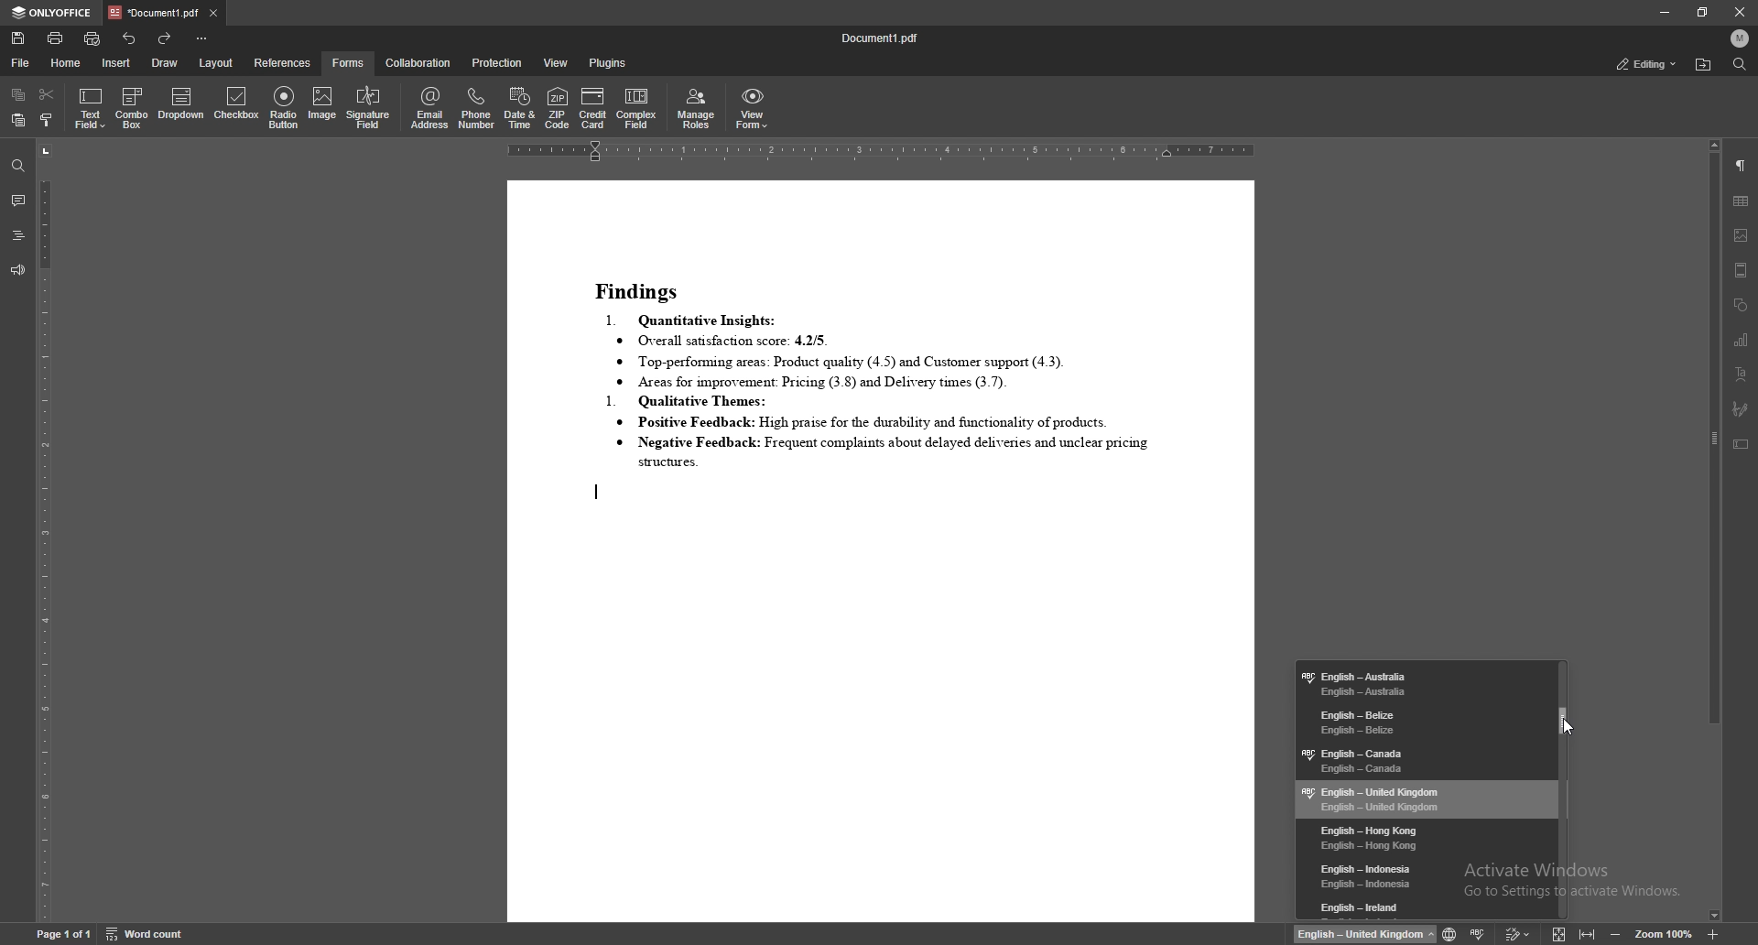 The height and width of the screenshot is (945, 1758). What do you see at coordinates (880, 551) in the screenshot?
I see `document` at bounding box center [880, 551].